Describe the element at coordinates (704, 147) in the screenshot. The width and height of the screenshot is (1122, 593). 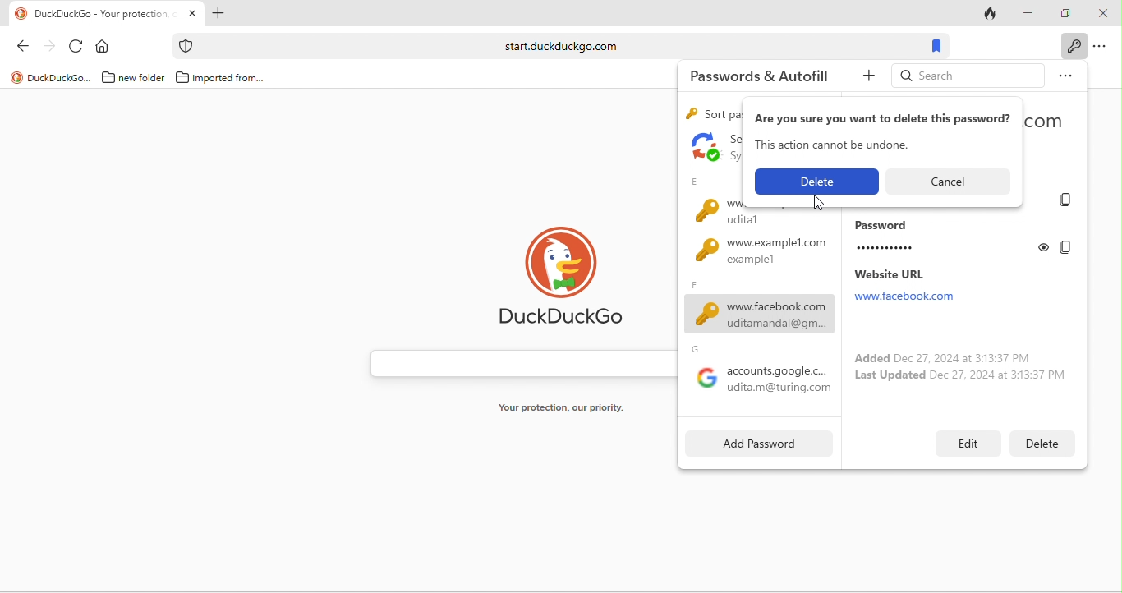
I see `icon` at that location.